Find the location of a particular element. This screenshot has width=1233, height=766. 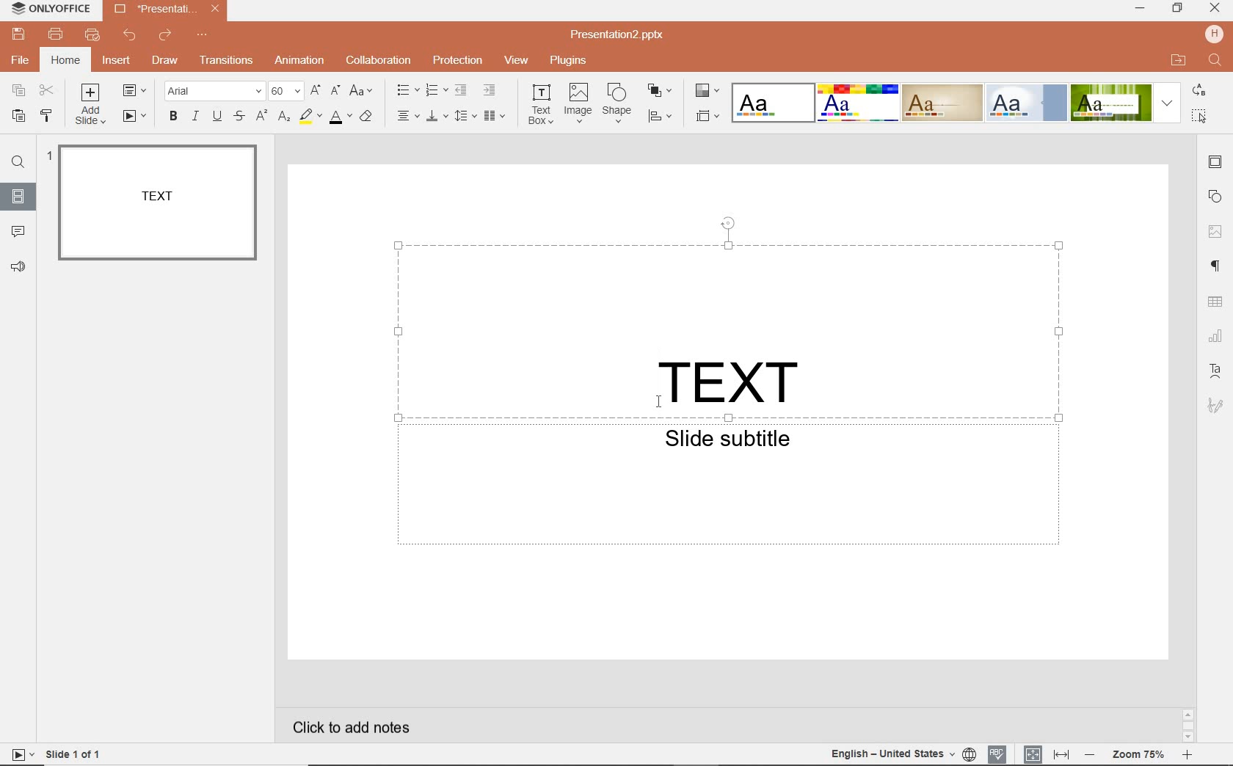

DECREMENT FONT SIZE is located at coordinates (336, 92).